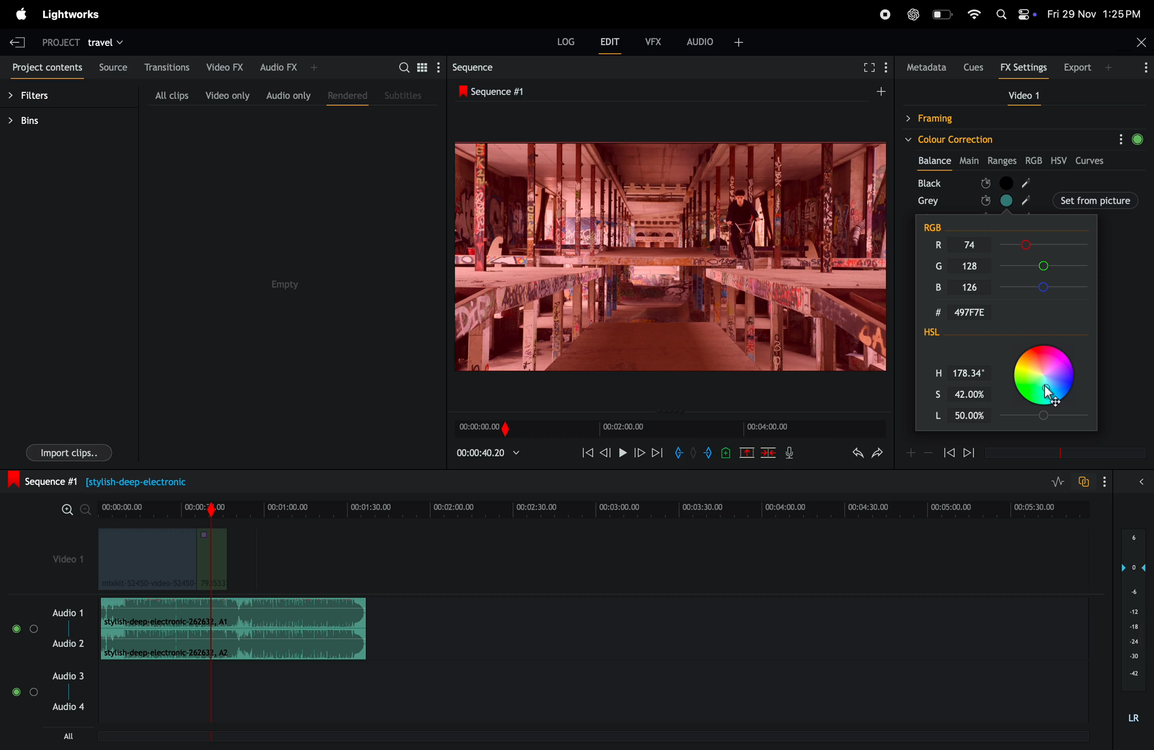 Image resolution: width=1154 pixels, height=750 pixels. What do you see at coordinates (68, 735) in the screenshot?
I see `all` at bounding box center [68, 735].